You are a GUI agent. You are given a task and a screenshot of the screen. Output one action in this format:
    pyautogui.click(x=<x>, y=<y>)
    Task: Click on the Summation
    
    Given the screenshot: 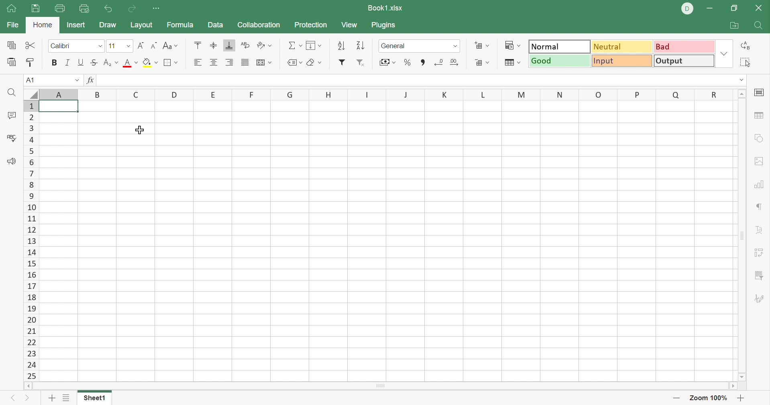 What is the action you would take?
    pyautogui.click(x=296, y=45)
    